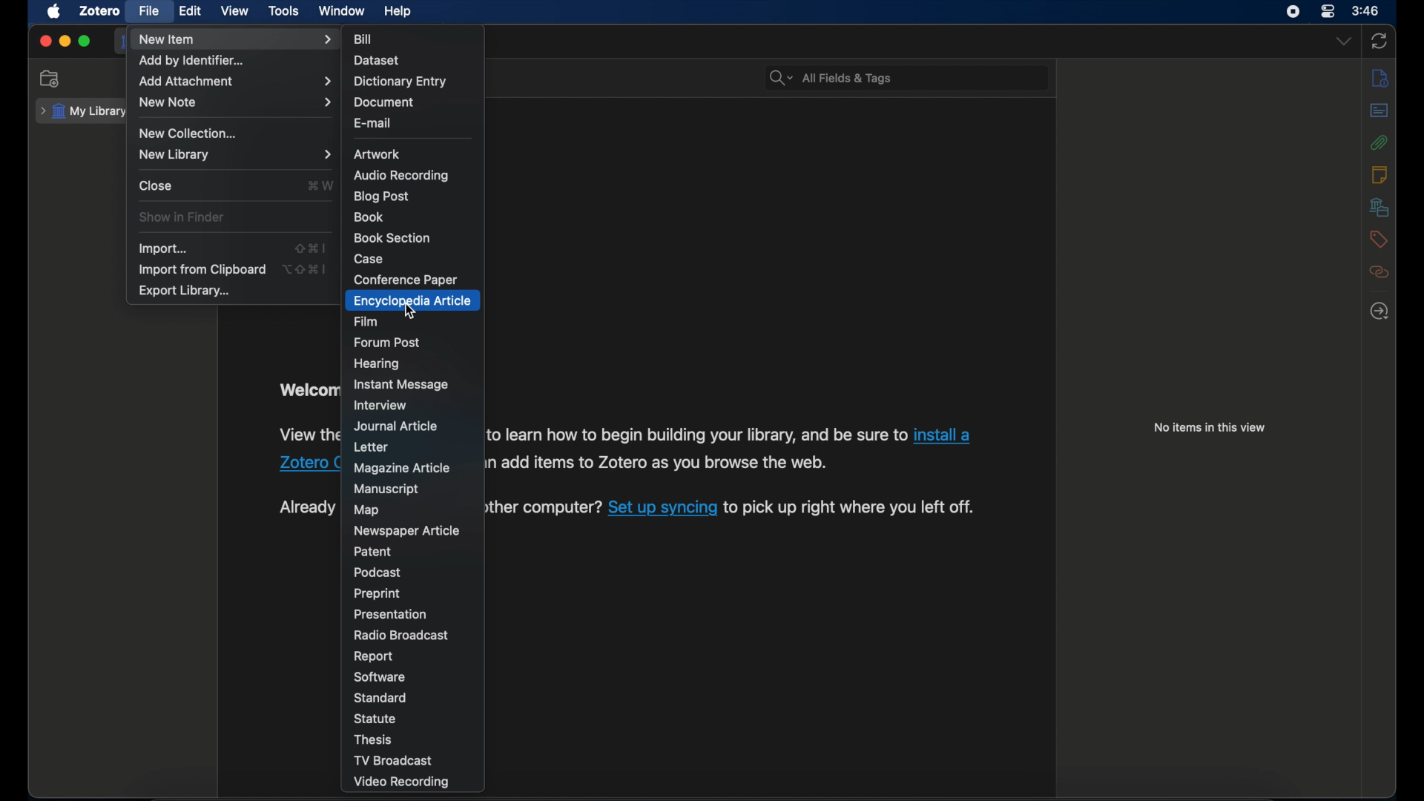  Describe the element at coordinates (400, 782) in the screenshot. I see `video recording` at that location.